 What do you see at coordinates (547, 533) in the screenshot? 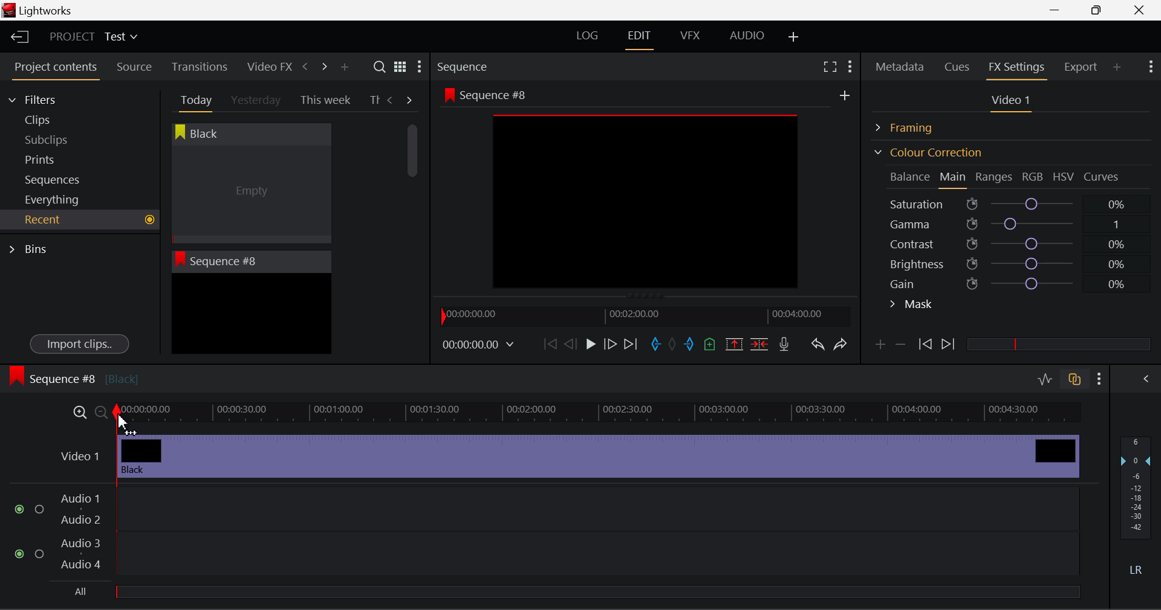
I see `Audio Input Fields` at bounding box center [547, 533].